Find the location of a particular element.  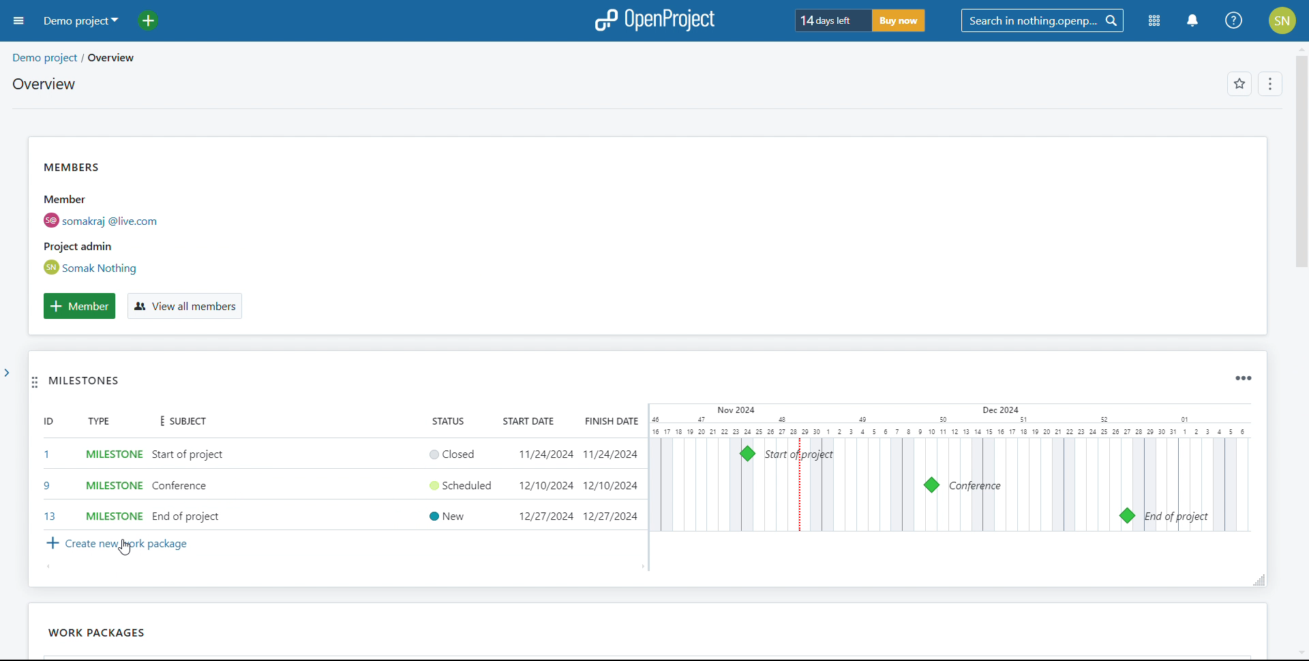

logo is located at coordinates (654, 20).